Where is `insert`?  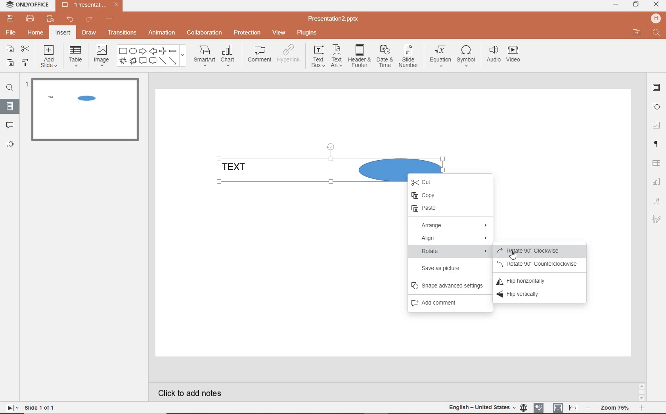
insert is located at coordinates (63, 33).